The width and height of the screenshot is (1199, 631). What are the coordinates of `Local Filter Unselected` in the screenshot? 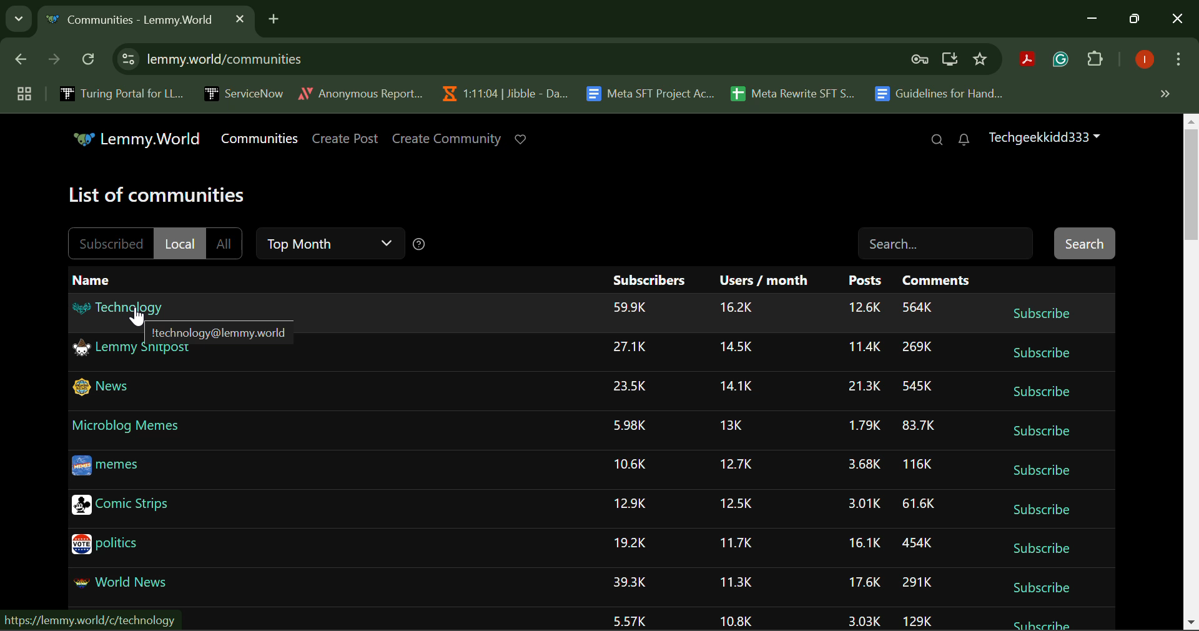 It's located at (179, 242).